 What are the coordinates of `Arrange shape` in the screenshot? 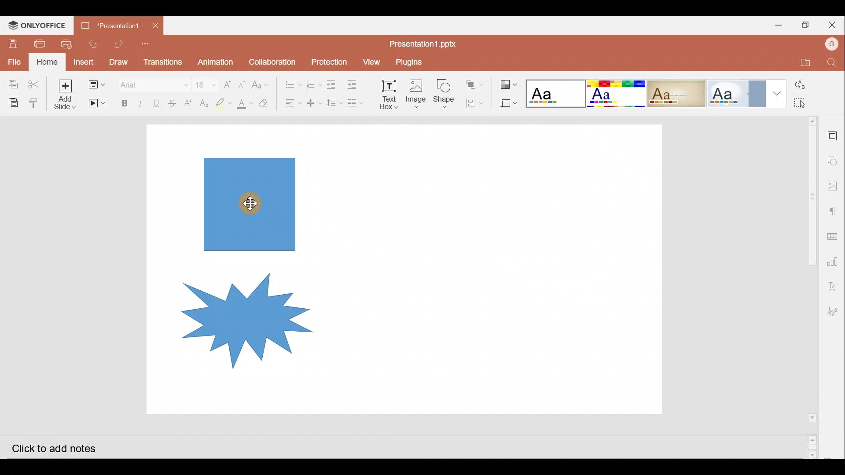 It's located at (475, 82).